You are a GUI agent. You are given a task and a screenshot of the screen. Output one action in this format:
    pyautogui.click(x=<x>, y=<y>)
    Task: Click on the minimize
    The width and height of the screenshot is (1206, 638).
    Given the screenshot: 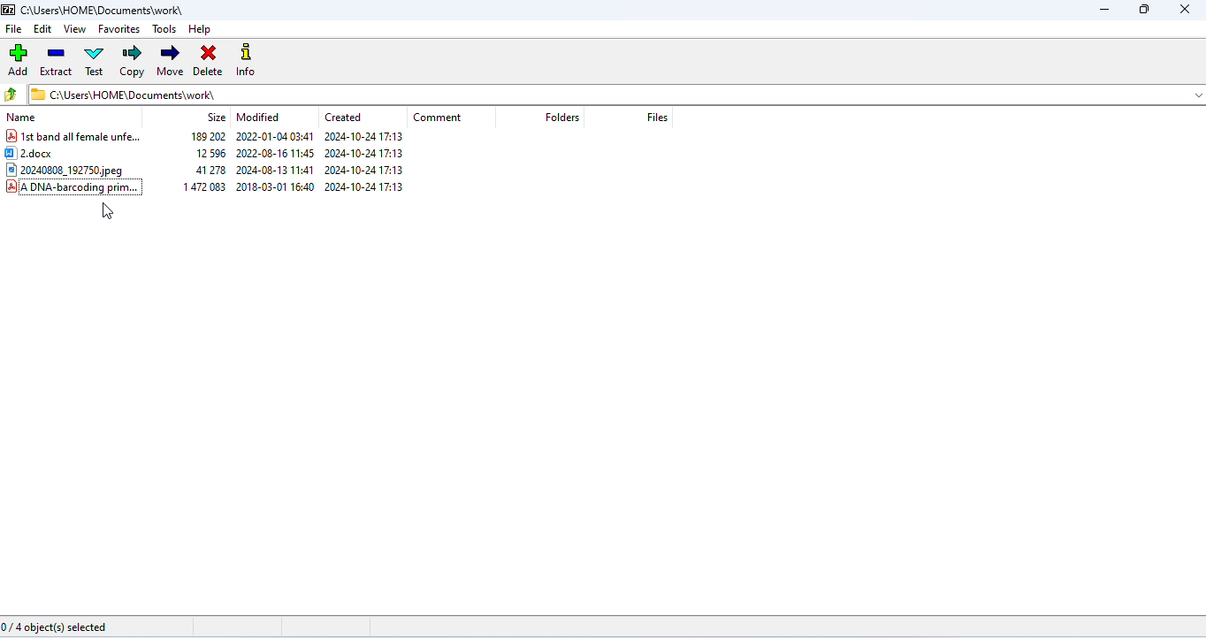 What is the action you would take?
    pyautogui.click(x=1103, y=11)
    